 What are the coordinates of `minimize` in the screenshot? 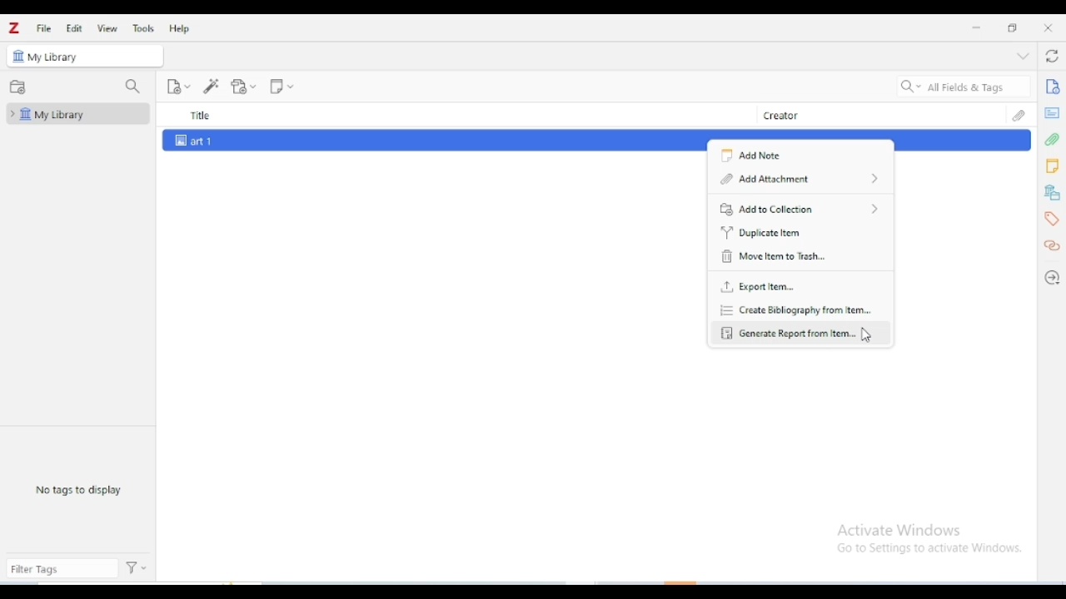 It's located at (977, 27).